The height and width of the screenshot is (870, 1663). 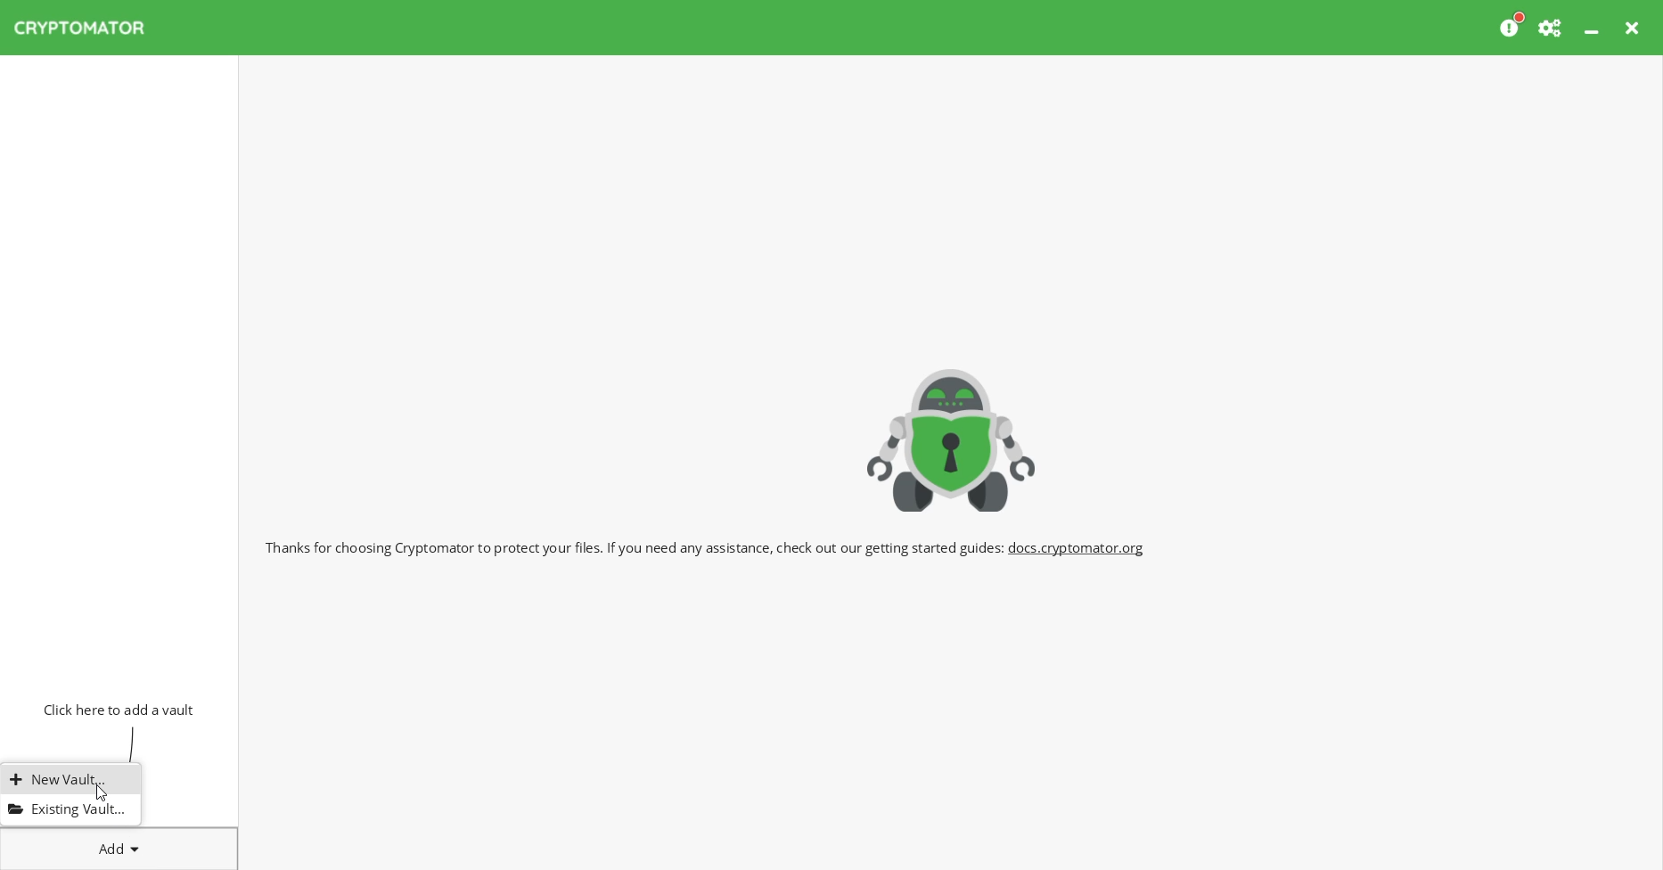 What do you see at coordinates (1634, 28) in the screenshot?
I see `Close` at bounding box center [1634, 28].